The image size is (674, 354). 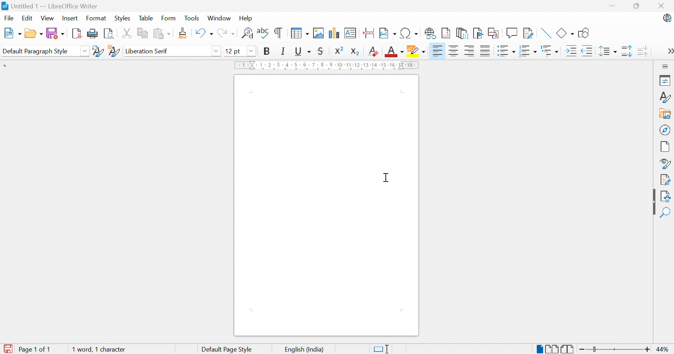 I want to click on Page 1 of 1, so click(x=26, y=350).